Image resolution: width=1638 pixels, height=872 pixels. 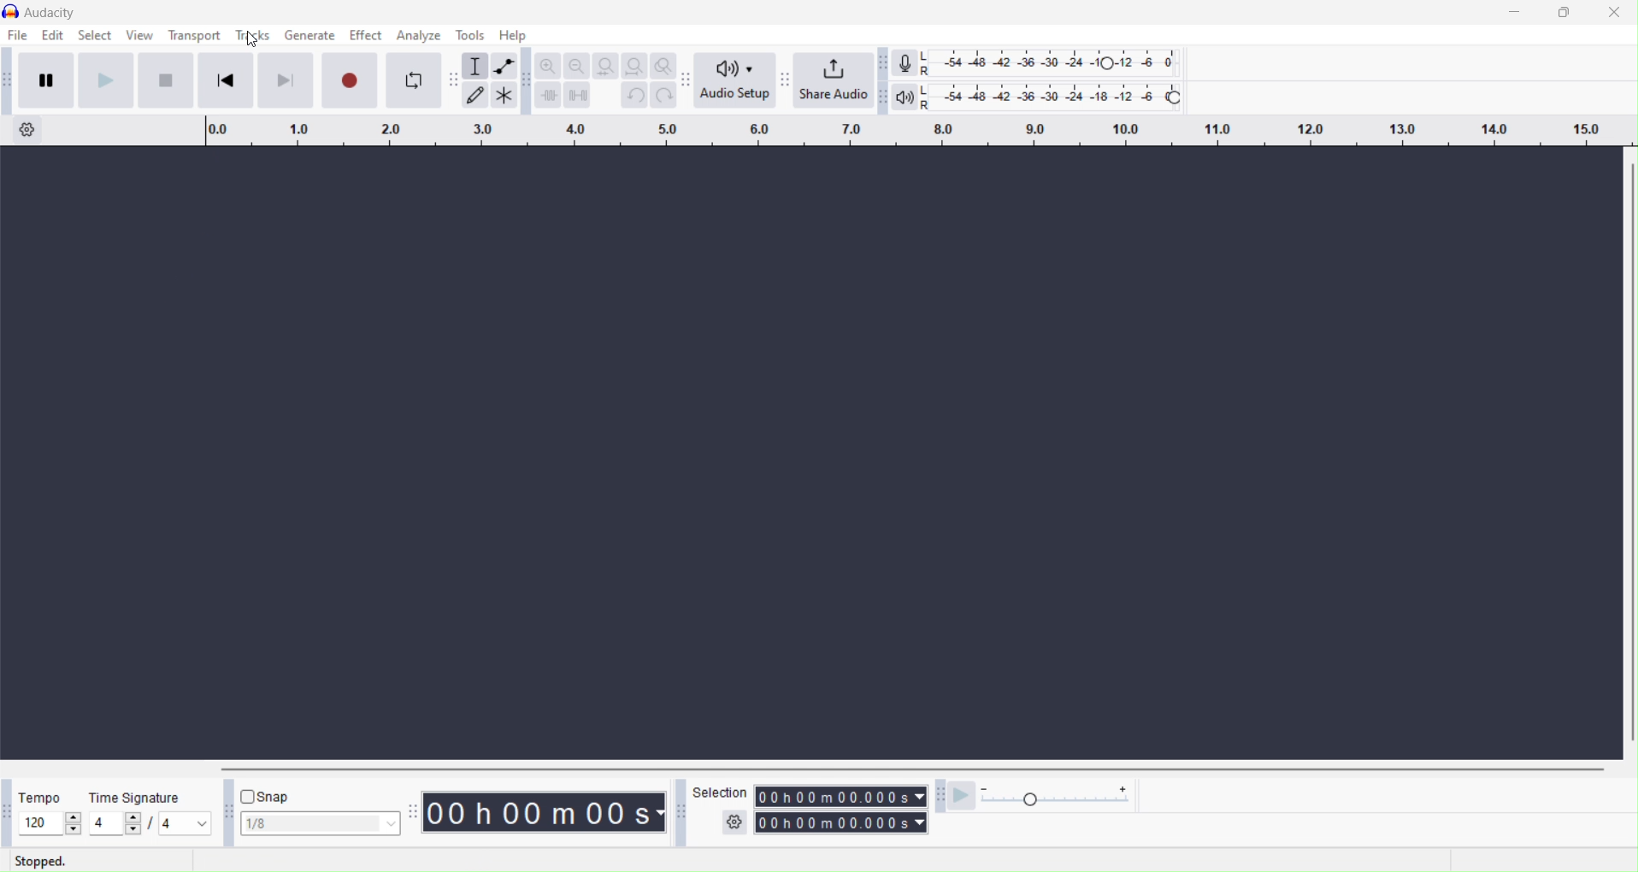 What do you see at coordinates (1049, 62) in the screenshot?
I see `Recording level` at bounding box center [1049, 62].